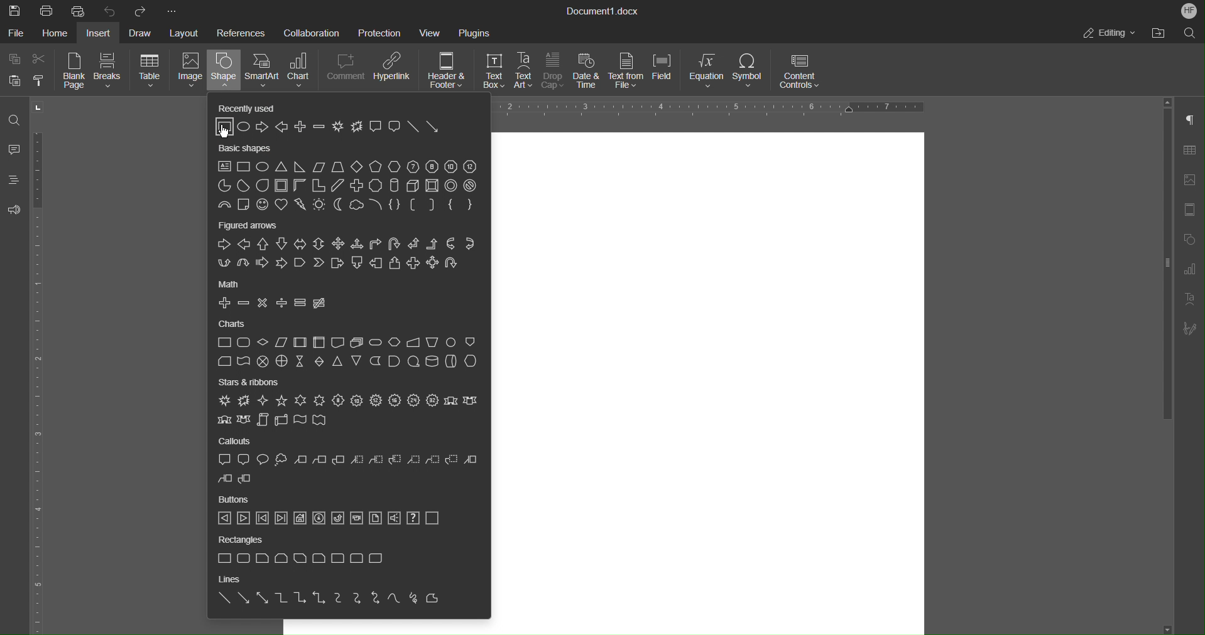 The image size is (1205, 635). I want to click on Content Controls, so click(801, 72).